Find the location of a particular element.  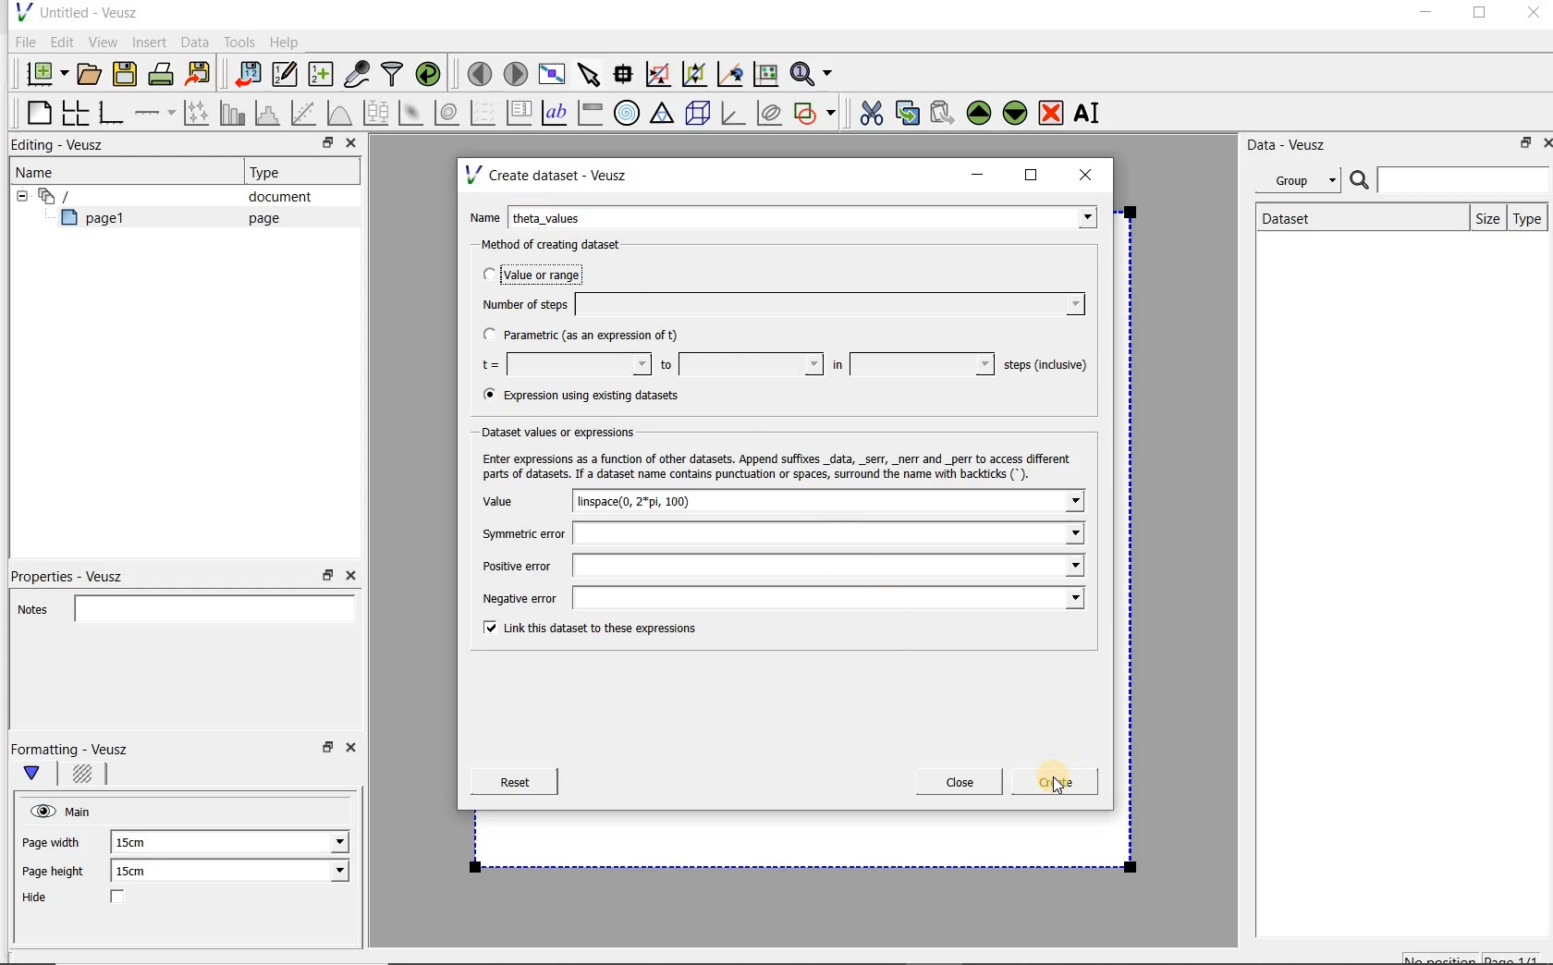

Help is located at coordinates (287, 42).